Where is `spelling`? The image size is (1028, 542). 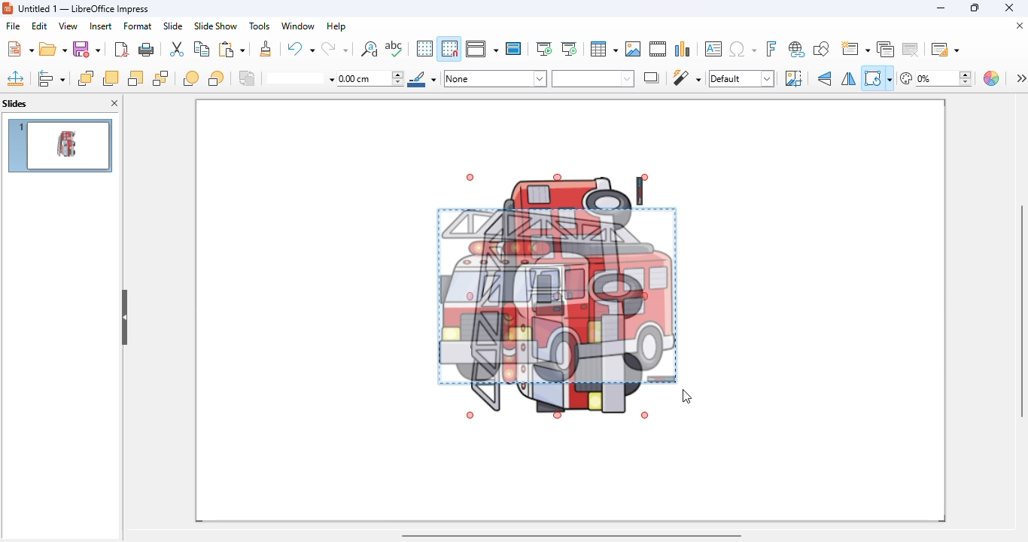 spelling is located at coordinates (394, 49).